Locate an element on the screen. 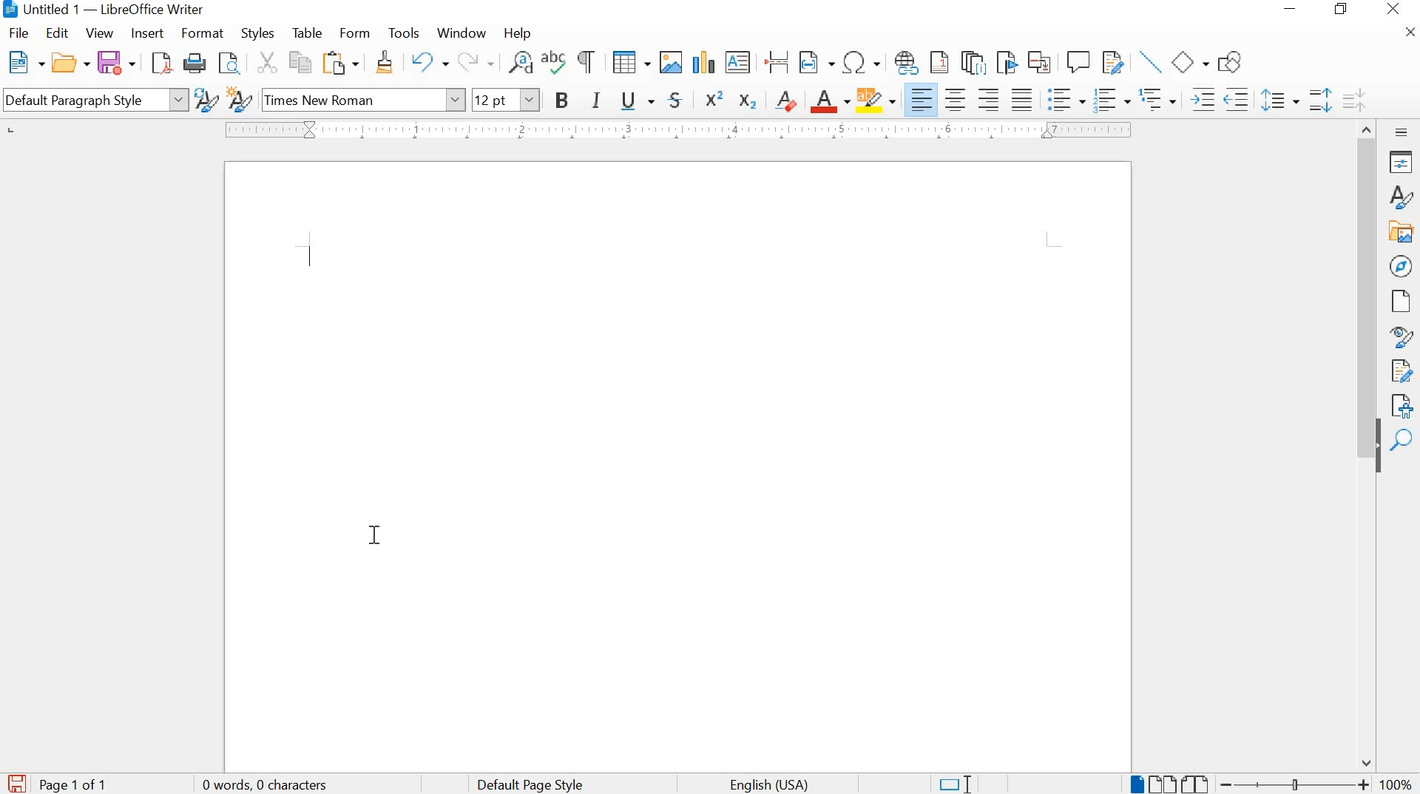 The image size is (1420, 794). INSERT ENDNOTE is located at coordinates (971, 63).